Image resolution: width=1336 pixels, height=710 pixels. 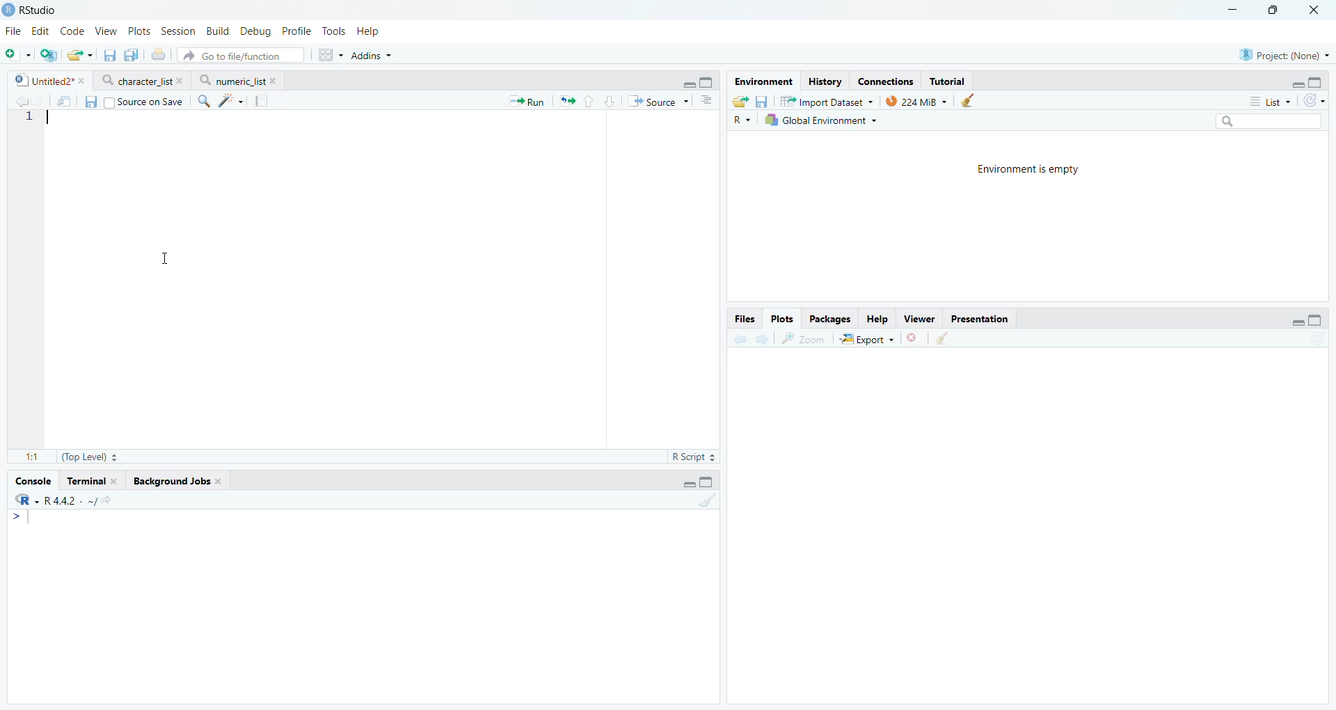 What do you see at coordinates (91, 482) in the screenshot?
I see `Terminal` at bounding box center [91, 482].